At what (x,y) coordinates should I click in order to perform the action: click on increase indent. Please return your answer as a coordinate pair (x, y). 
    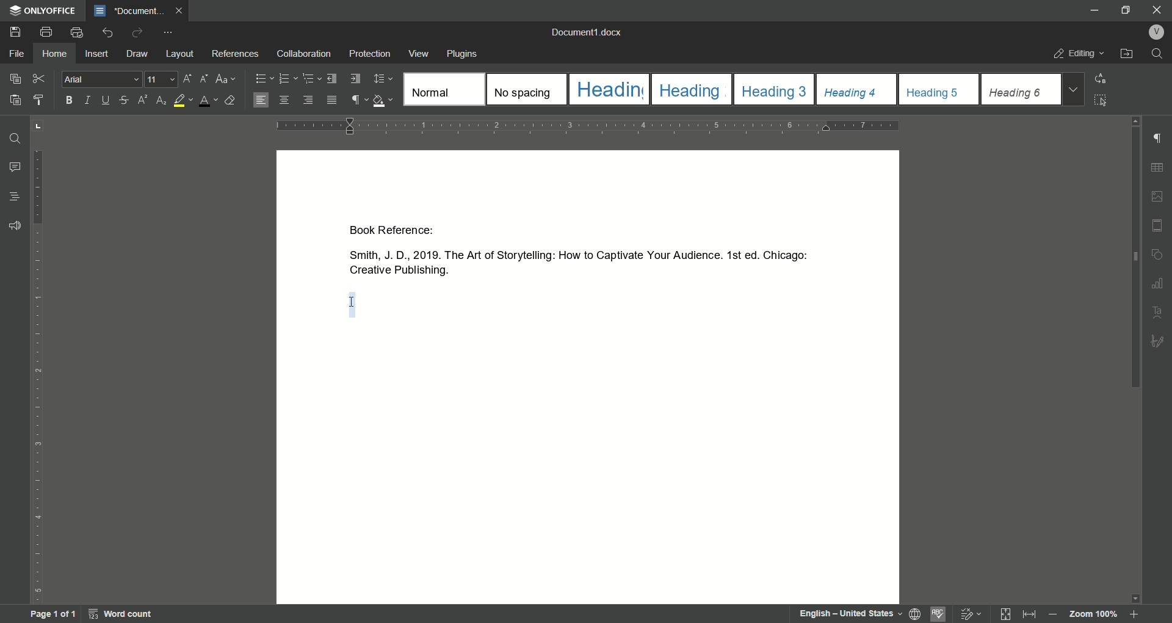
    Looking at the image, I should click on (355, 79).